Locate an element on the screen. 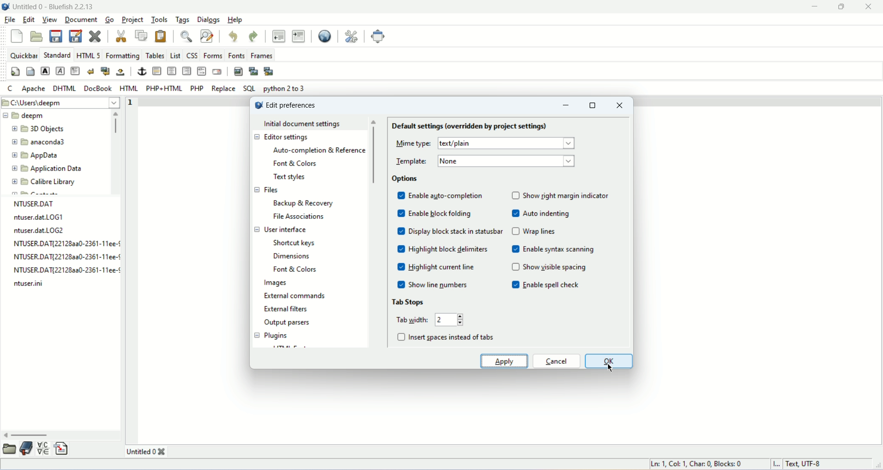  insert image is located at coordinates (238, 71).